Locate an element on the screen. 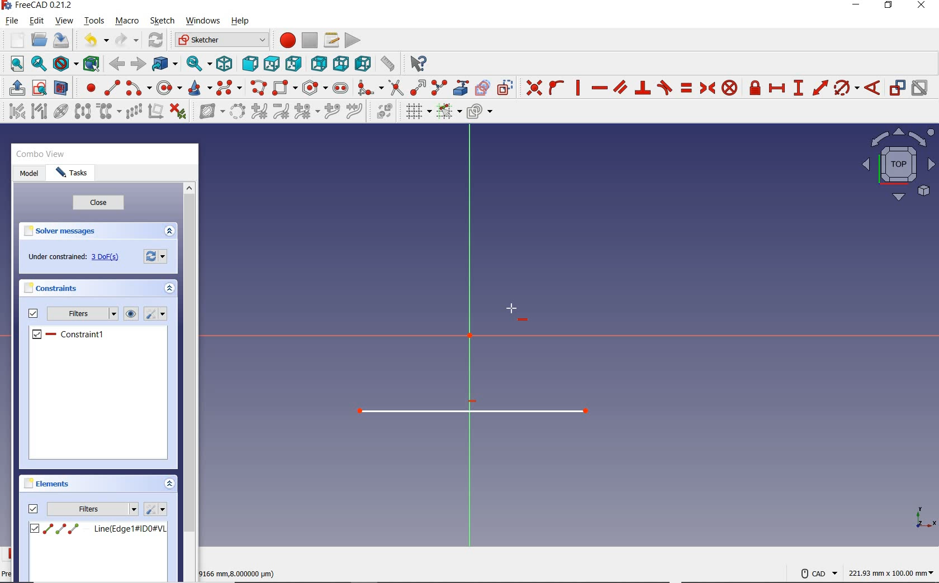 The image size is (939, 583). Horizontal contraint is located at coordinates (69, 336).